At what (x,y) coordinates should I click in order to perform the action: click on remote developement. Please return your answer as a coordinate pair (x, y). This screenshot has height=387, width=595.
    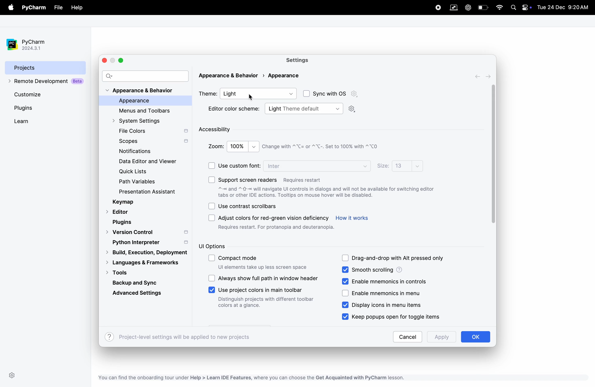
    Looking at the image, I should click on (47, 81).